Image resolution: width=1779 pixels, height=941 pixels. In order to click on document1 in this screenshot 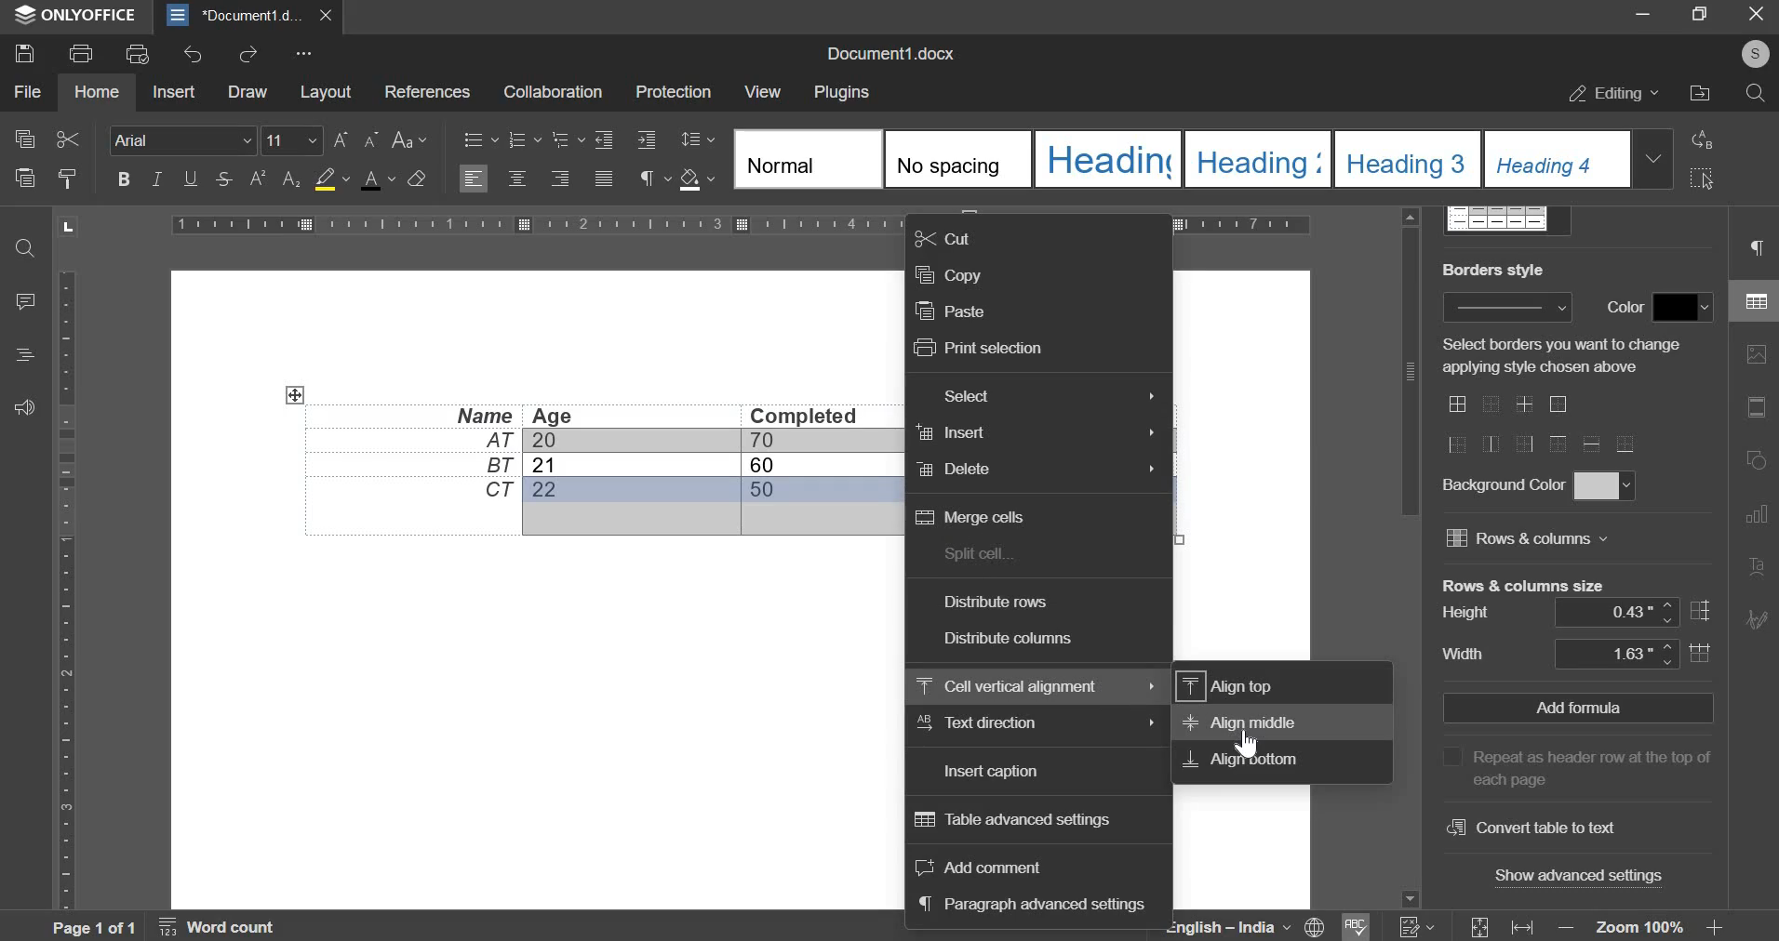, I will do `click(249, 18)`.